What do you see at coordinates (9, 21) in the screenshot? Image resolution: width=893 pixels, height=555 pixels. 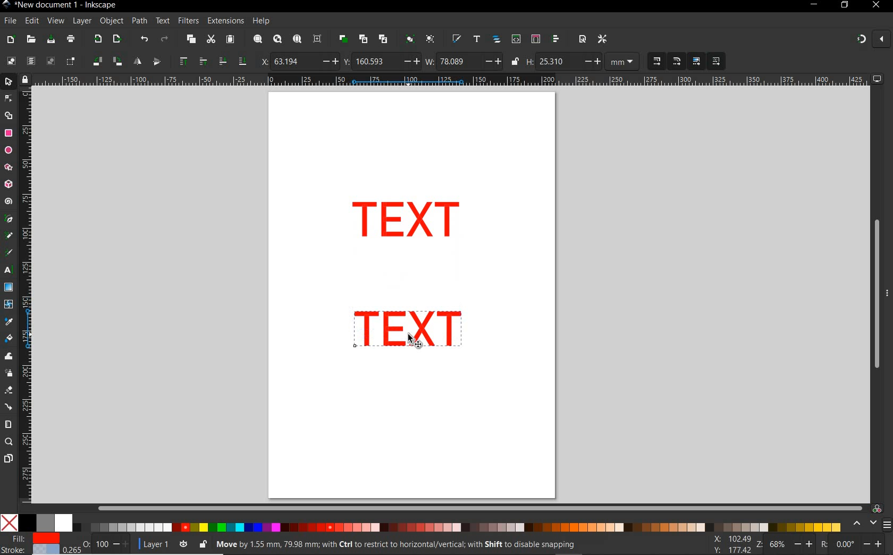 I see `file` at bounding box center [9, 21].